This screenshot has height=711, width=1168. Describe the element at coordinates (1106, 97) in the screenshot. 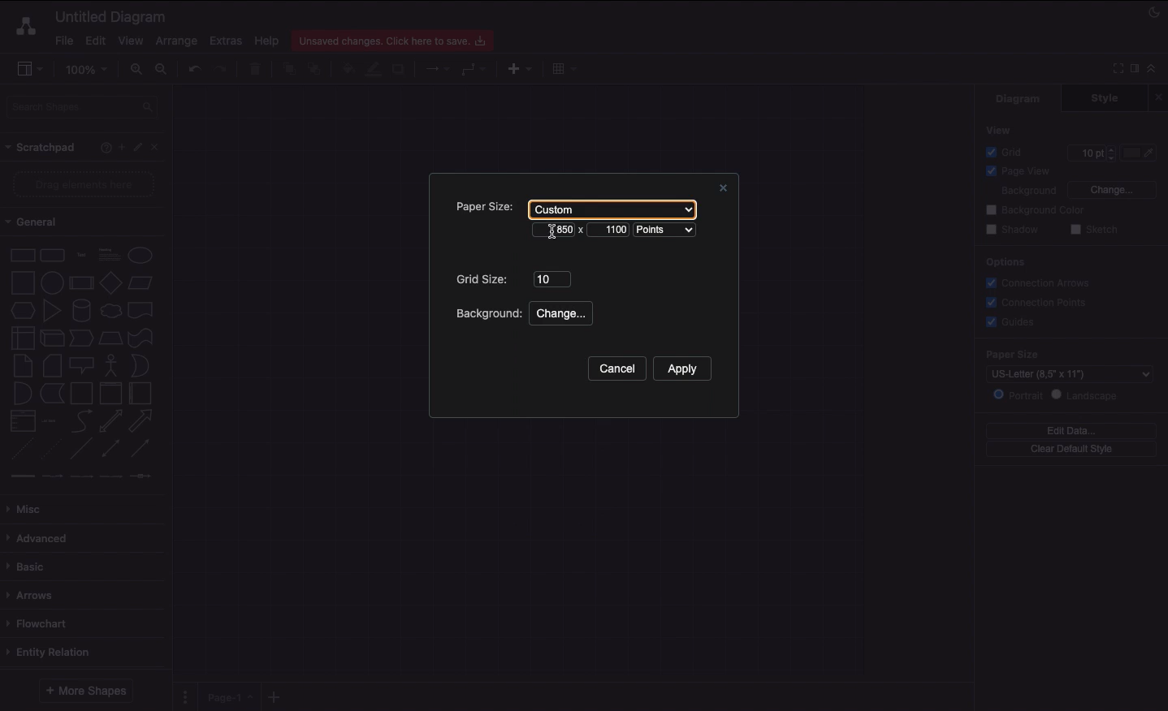

I see `Style` at that location.